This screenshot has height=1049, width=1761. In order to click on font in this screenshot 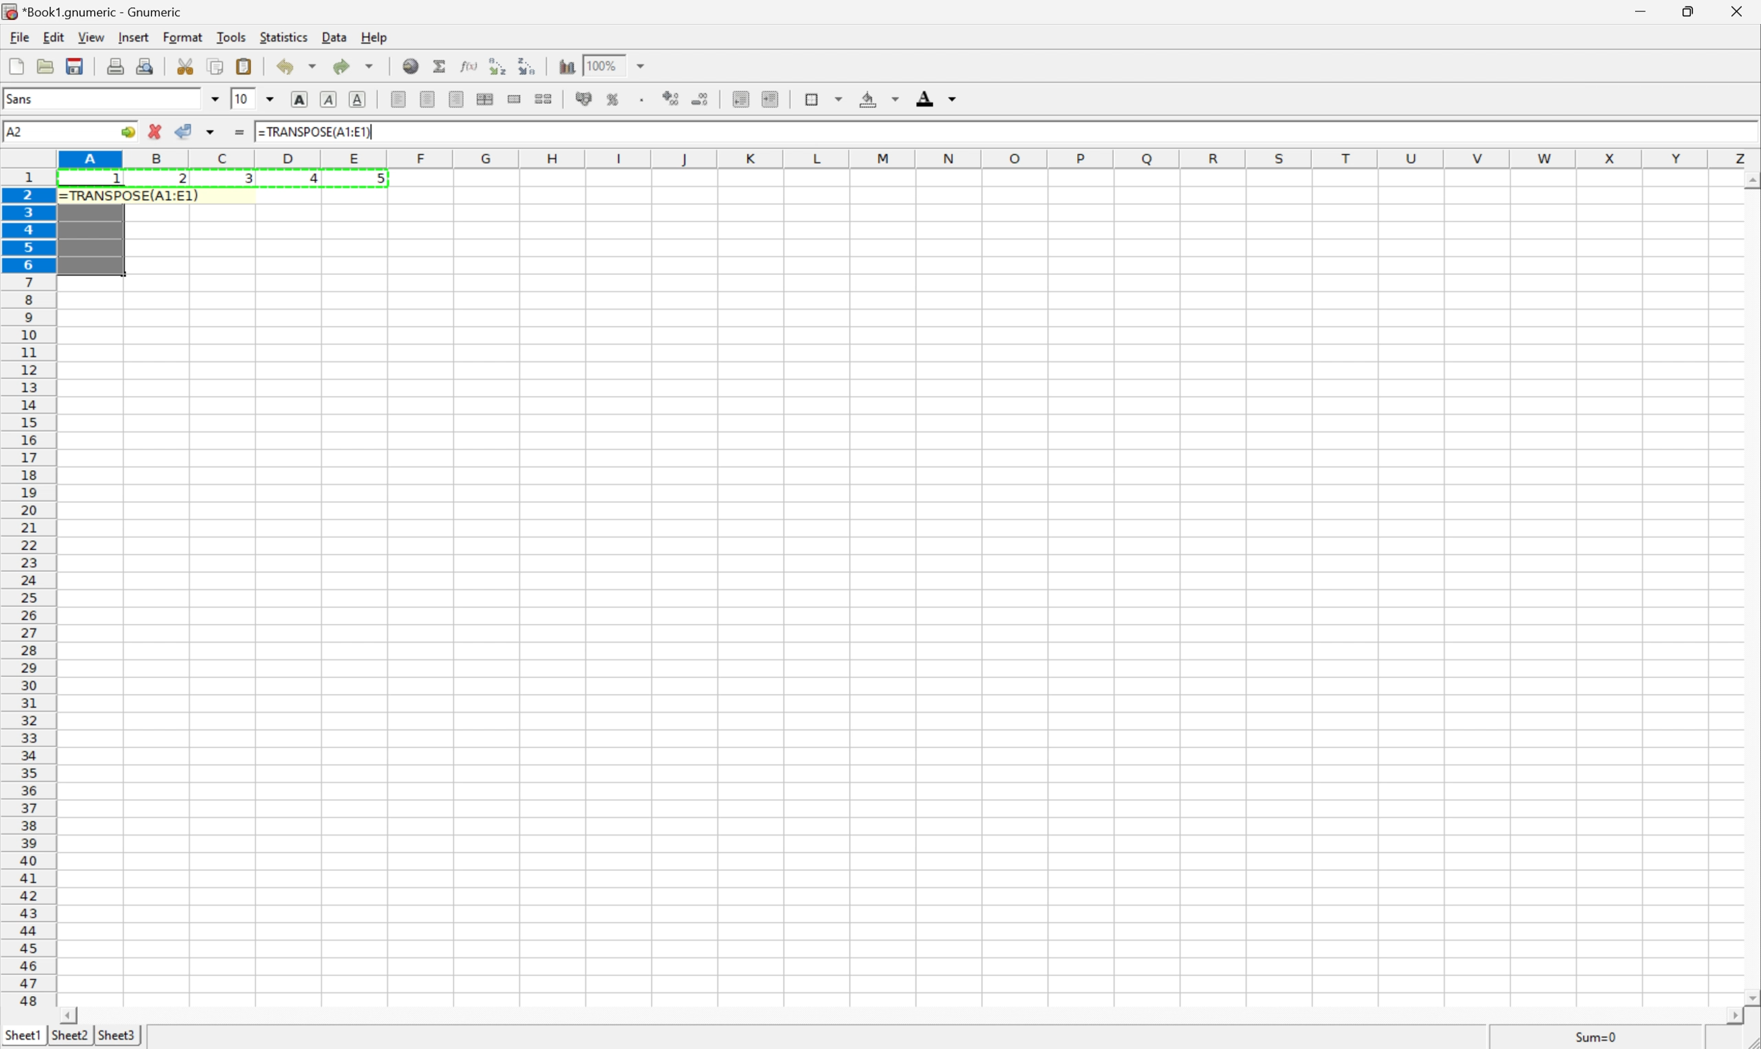, I will do `click(25, 101)`.